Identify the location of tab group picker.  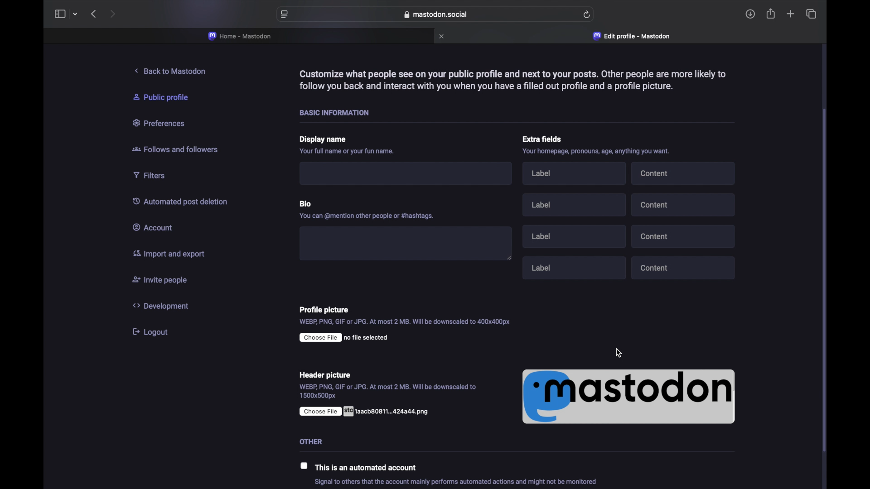
(75, 14).